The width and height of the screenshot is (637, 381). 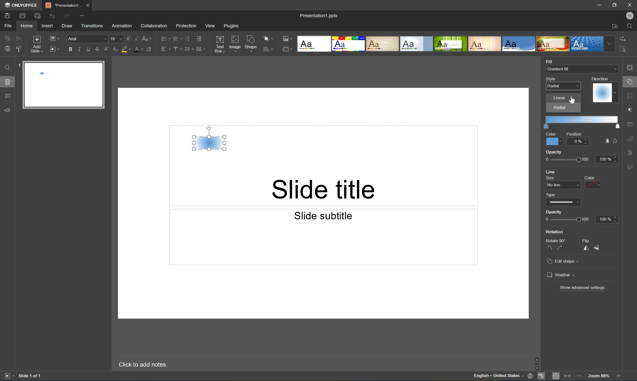 What do you see at coordinates (38, 16) in the screenshot?
I see `Print preview` at bounding box center [38, 16].